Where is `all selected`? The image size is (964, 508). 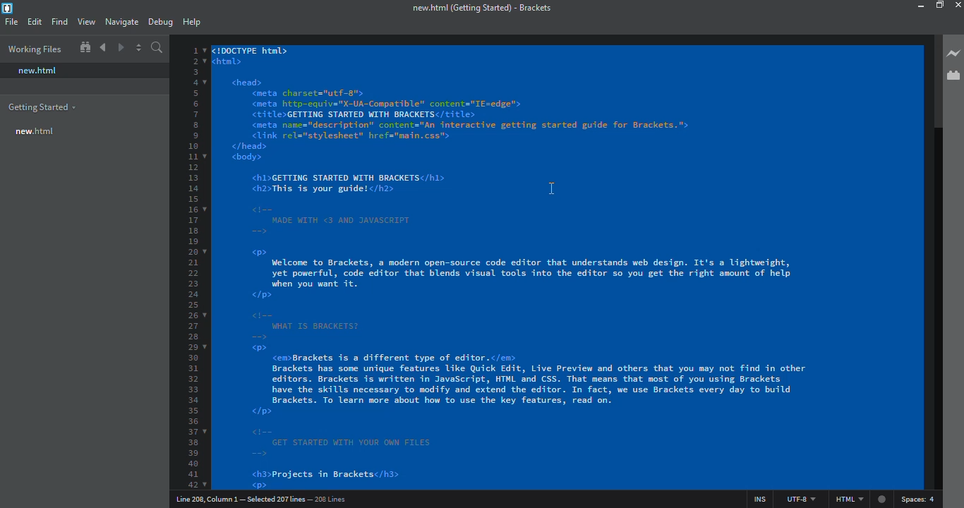
all selected is located at coordinates (551, 264).